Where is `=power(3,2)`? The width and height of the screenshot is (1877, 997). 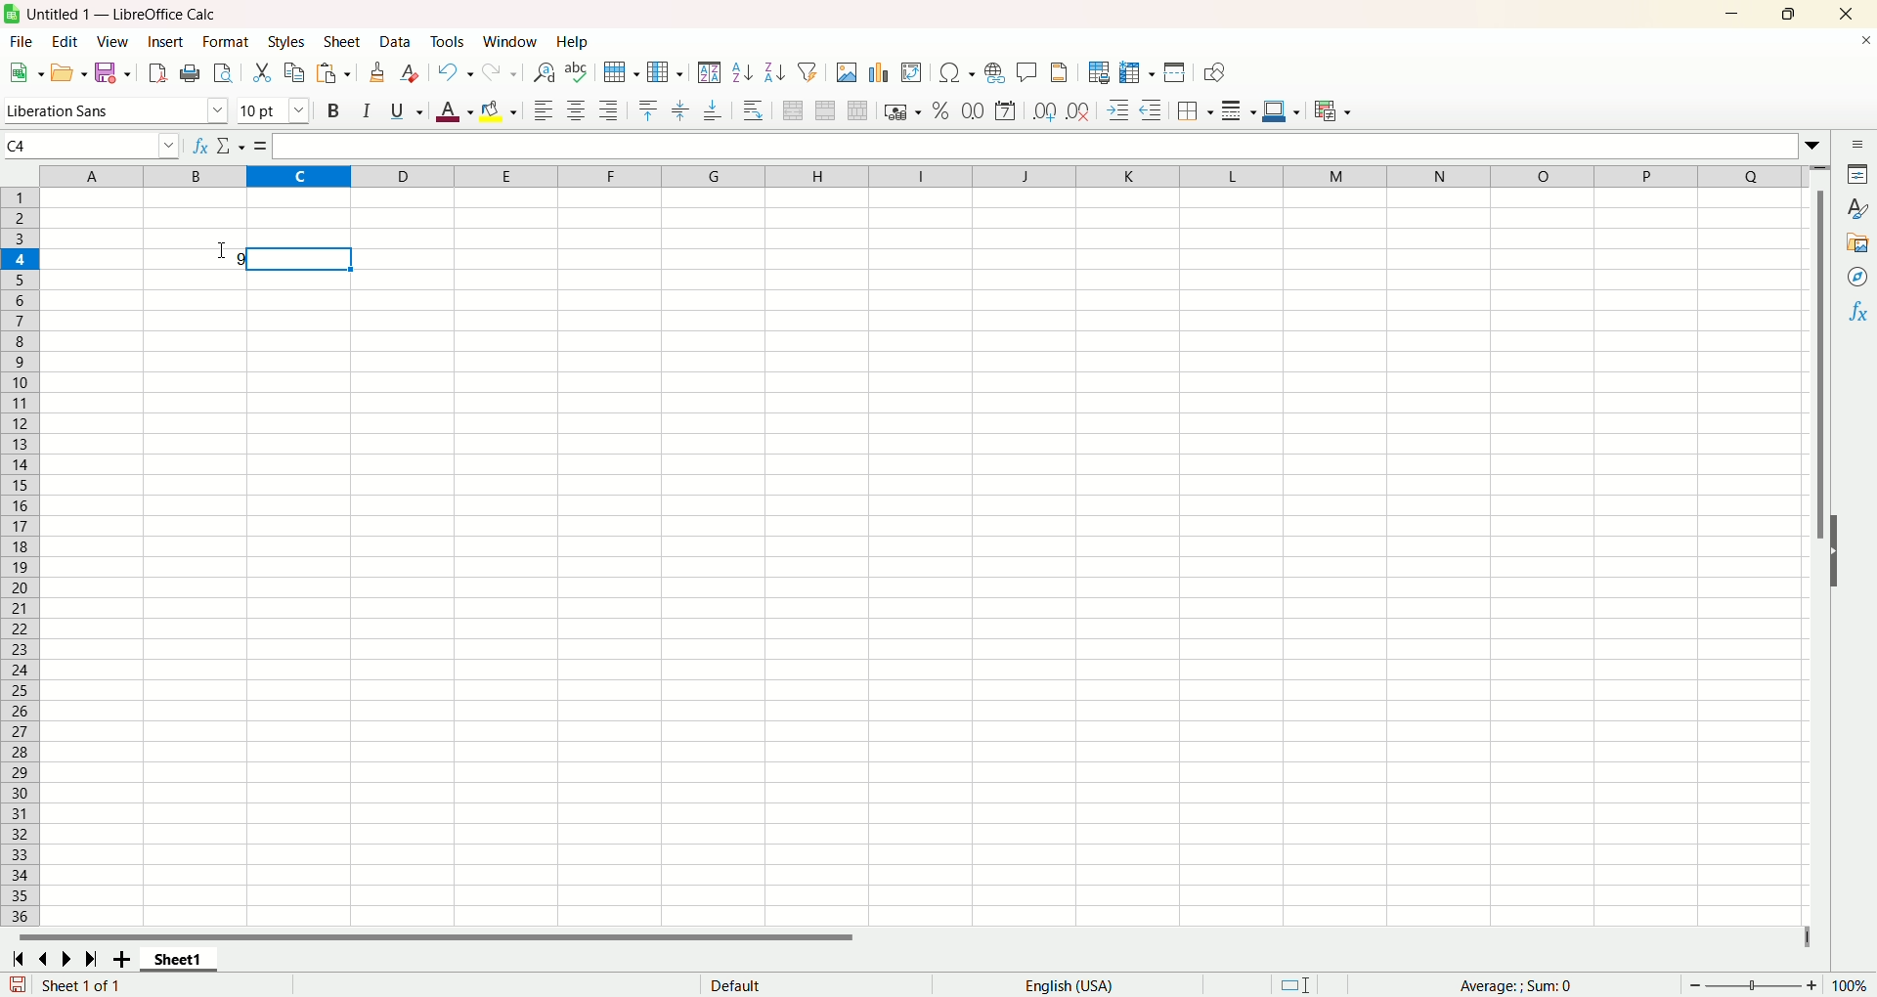
=power(3,2) is located at coordinates (1034, 146).